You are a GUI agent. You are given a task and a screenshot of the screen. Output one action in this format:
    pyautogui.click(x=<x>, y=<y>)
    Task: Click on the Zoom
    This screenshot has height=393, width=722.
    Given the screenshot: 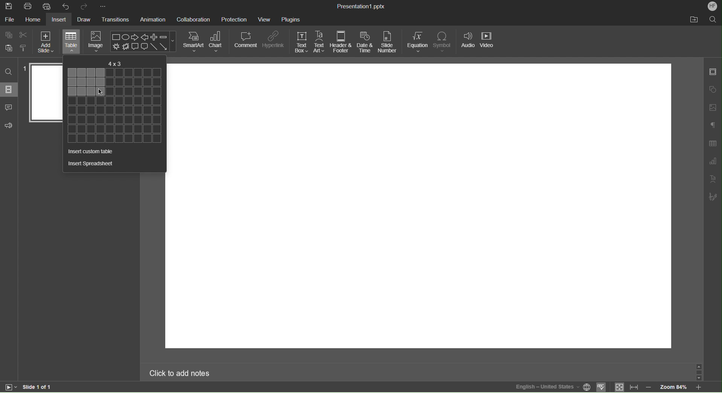 What is the action you would take?
    pyautogui.click(x=672, y=388)
    